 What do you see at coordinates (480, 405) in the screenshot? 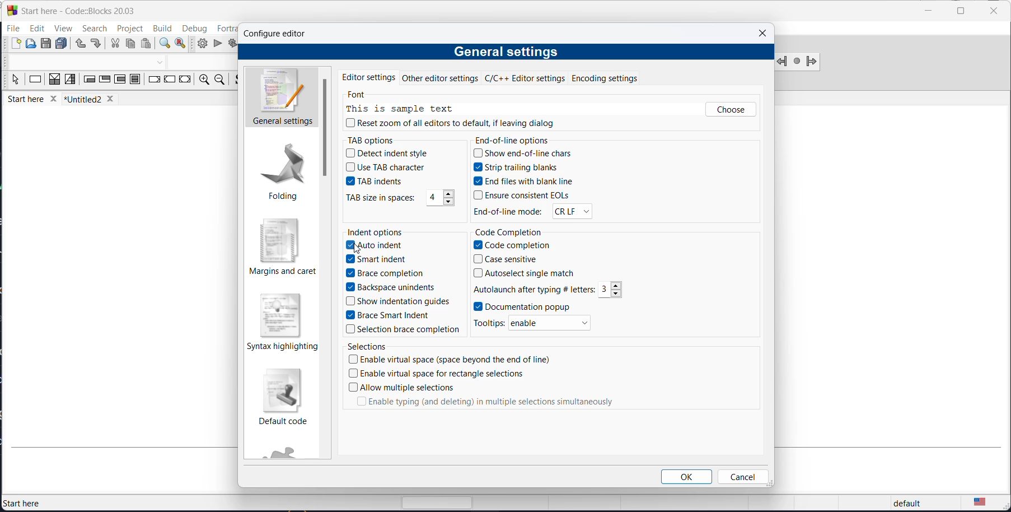
I see `enable typing checkbox` at bounding box center [480, 405].